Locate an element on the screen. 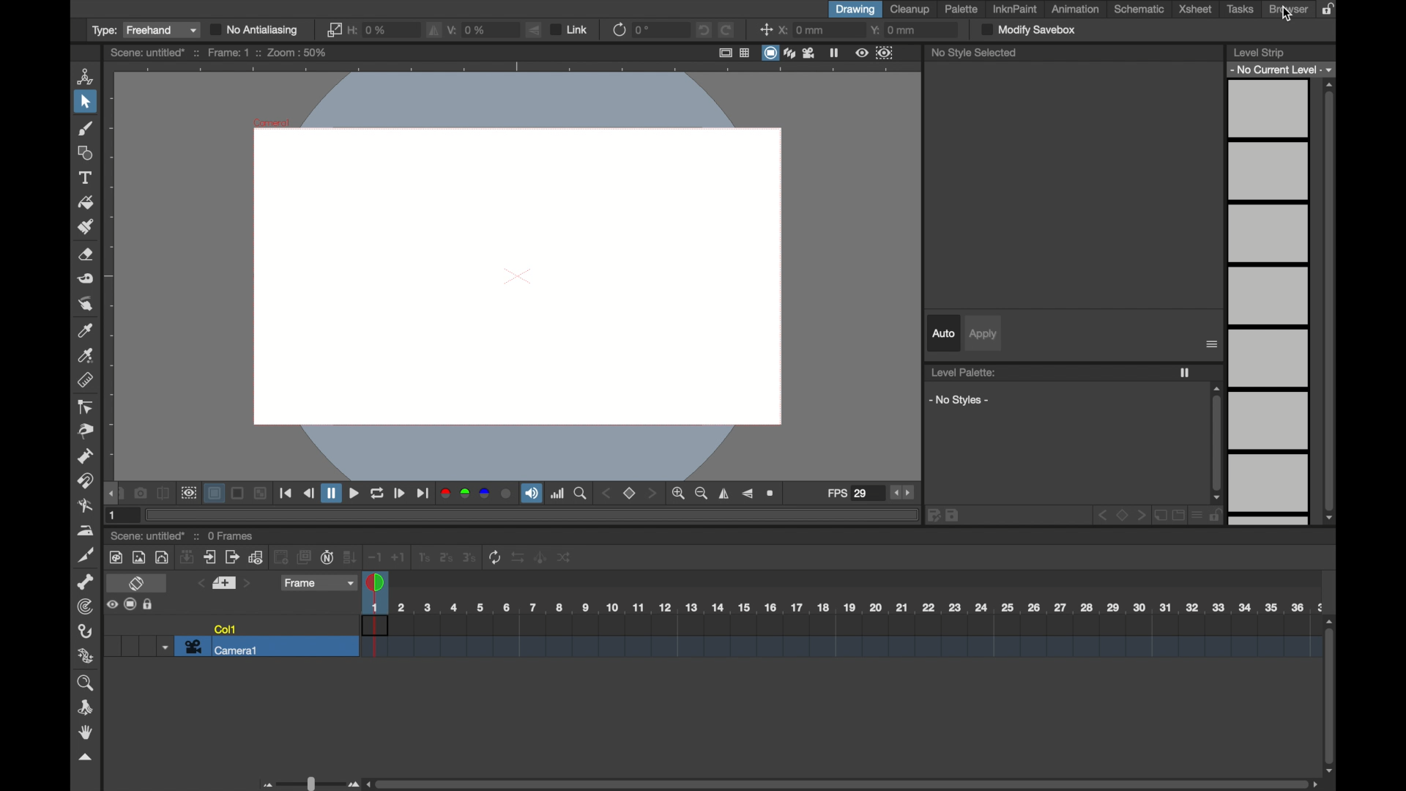 Image resolution: width=1406 pixels, height=791 pixels. scroll box is located at coordinates (1331, 697).